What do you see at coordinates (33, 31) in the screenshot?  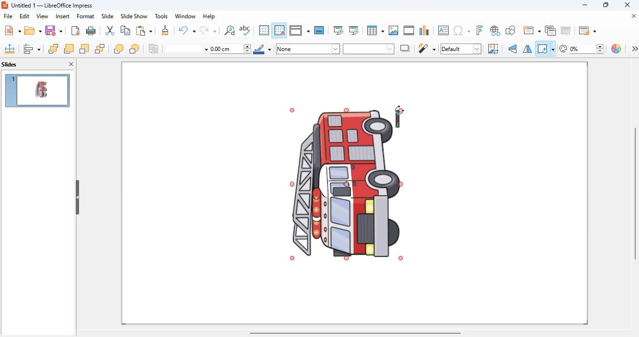 I see `open` at bounding box center [33, 31].